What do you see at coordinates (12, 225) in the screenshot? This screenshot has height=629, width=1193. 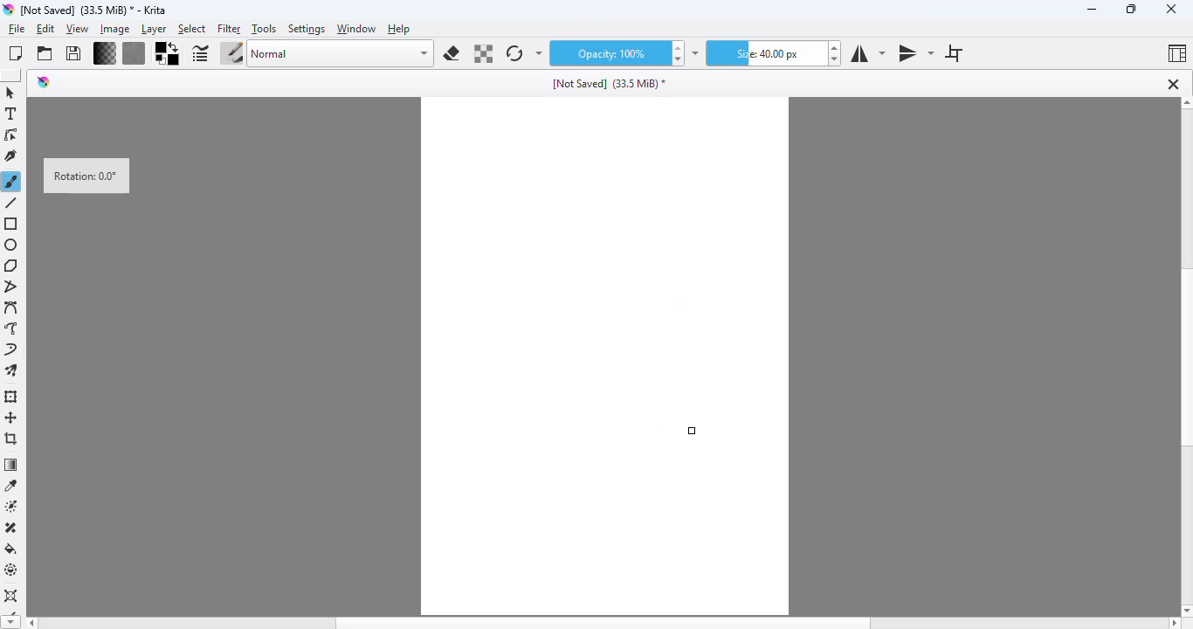 I see `rectangle tool` at bounding box center [12, 225].